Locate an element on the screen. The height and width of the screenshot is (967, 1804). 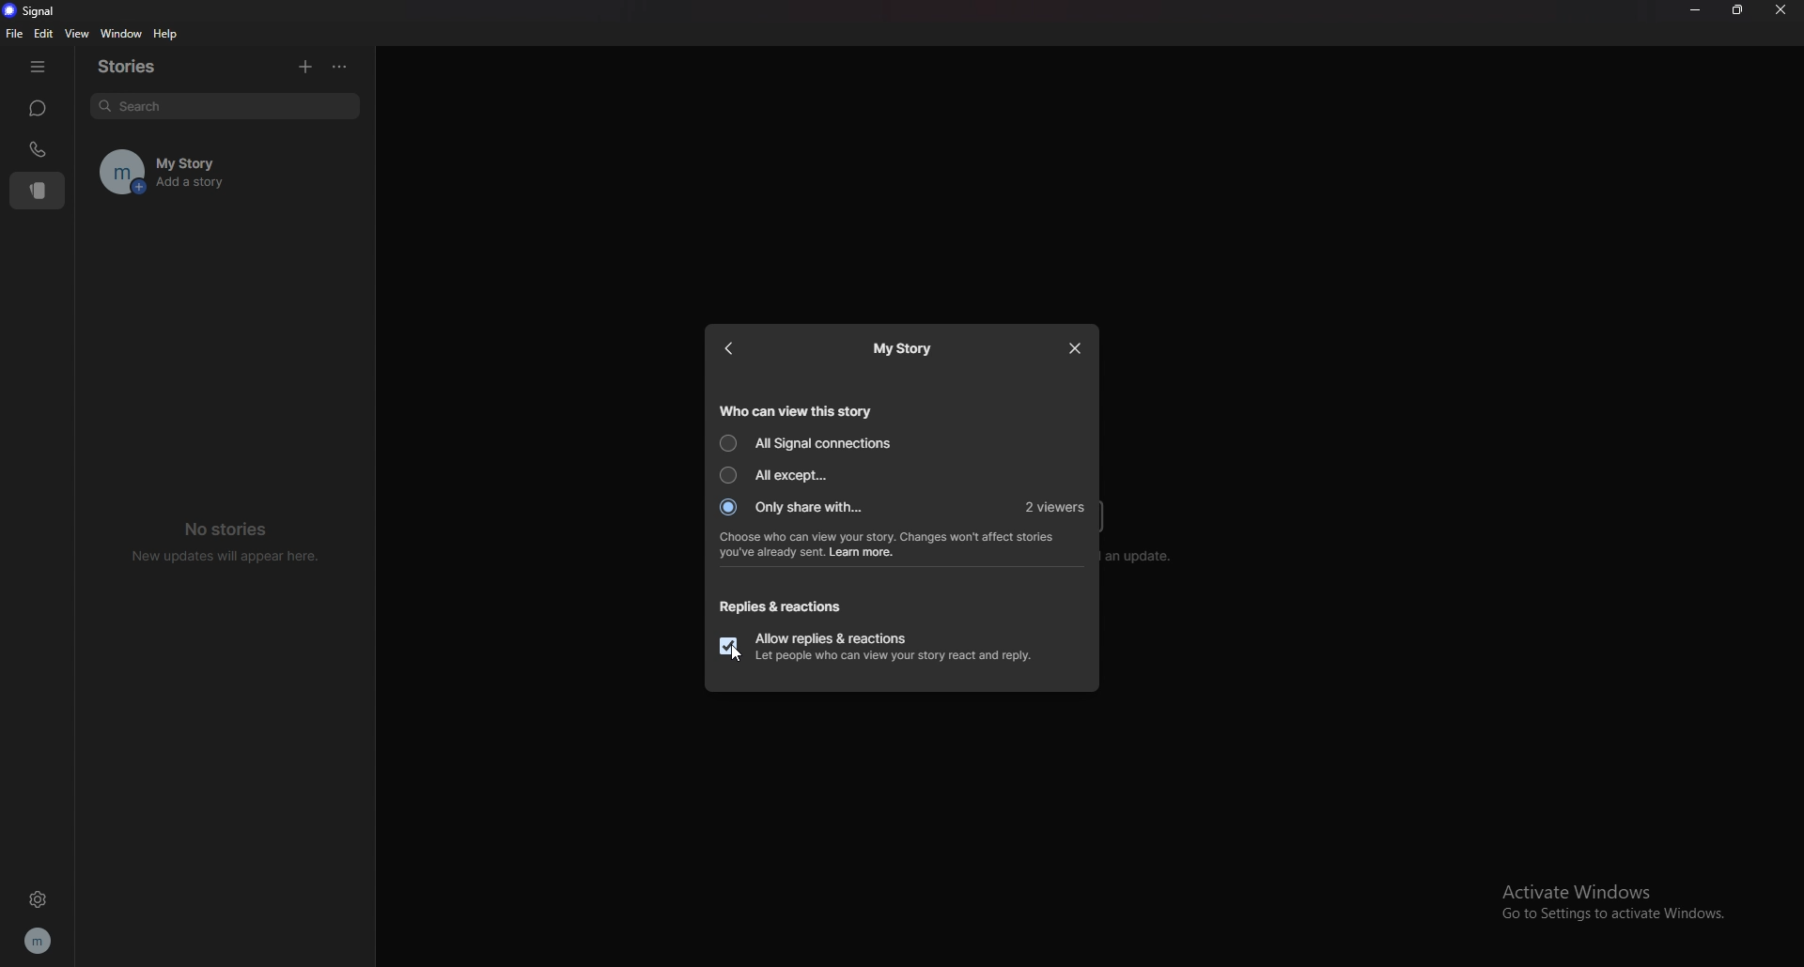
cursor is located at coordinates (737, 652).